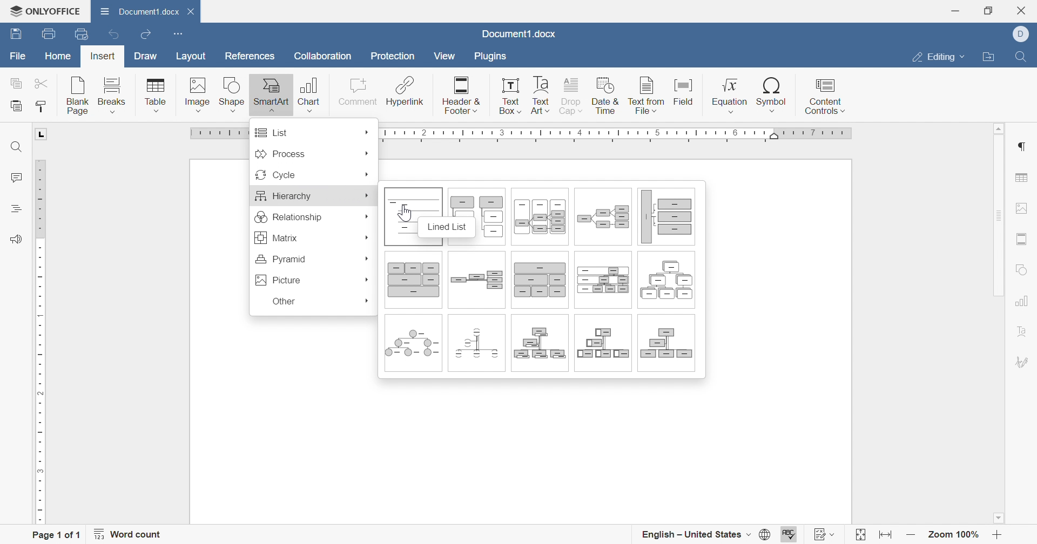 The image size is (1037, 544). Describe the element at coordinates (669, 217) in the screenshot. I see `Horizontal multi-level hirarchy` at that location.